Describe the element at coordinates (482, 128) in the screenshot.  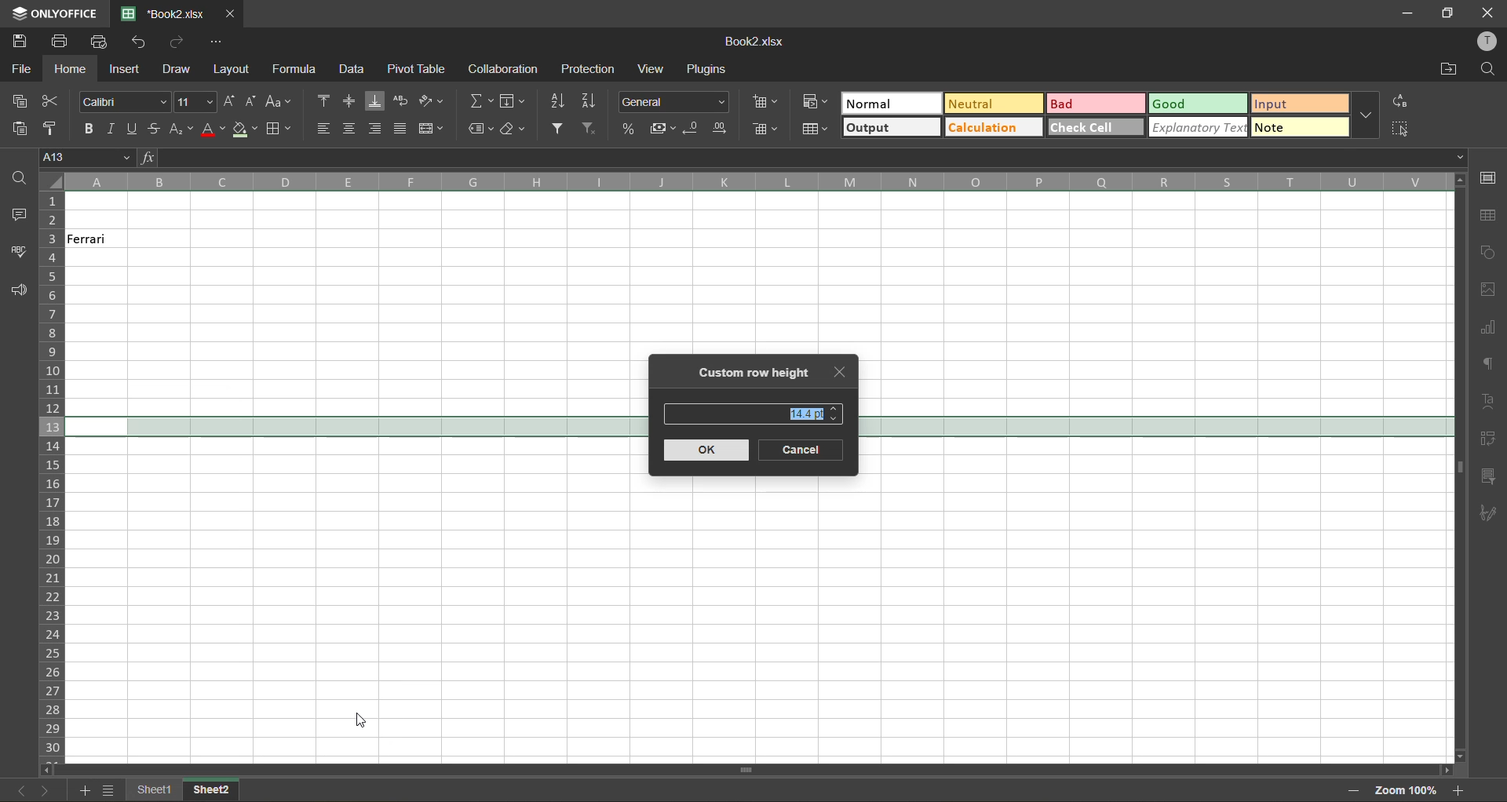
I see `named ranges` at that location.